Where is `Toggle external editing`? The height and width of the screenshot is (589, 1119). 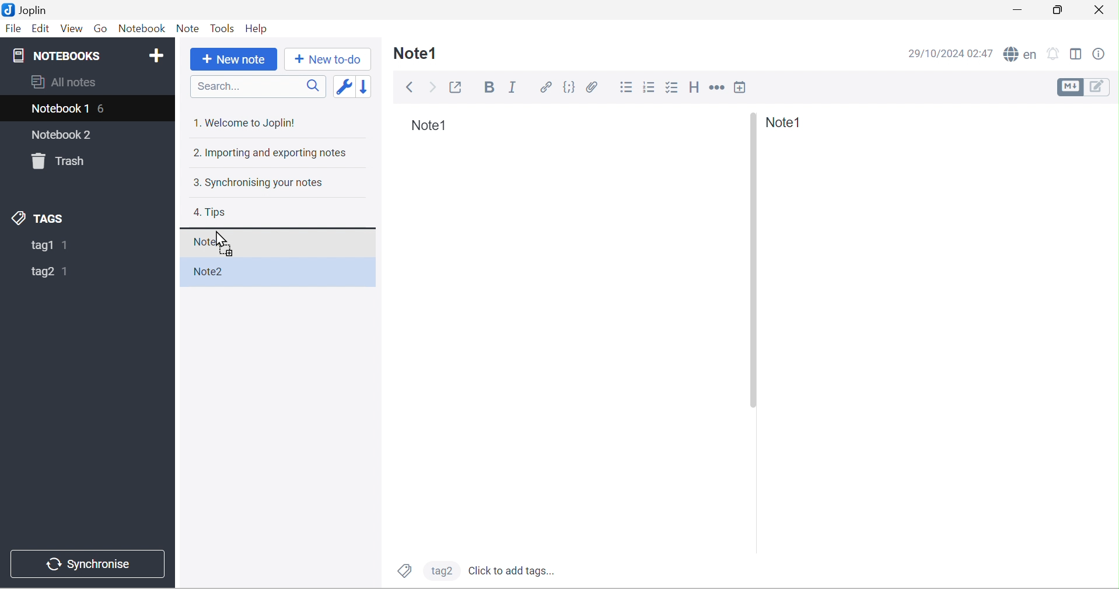
Toggle external editing is located at coordinates (456, 87).